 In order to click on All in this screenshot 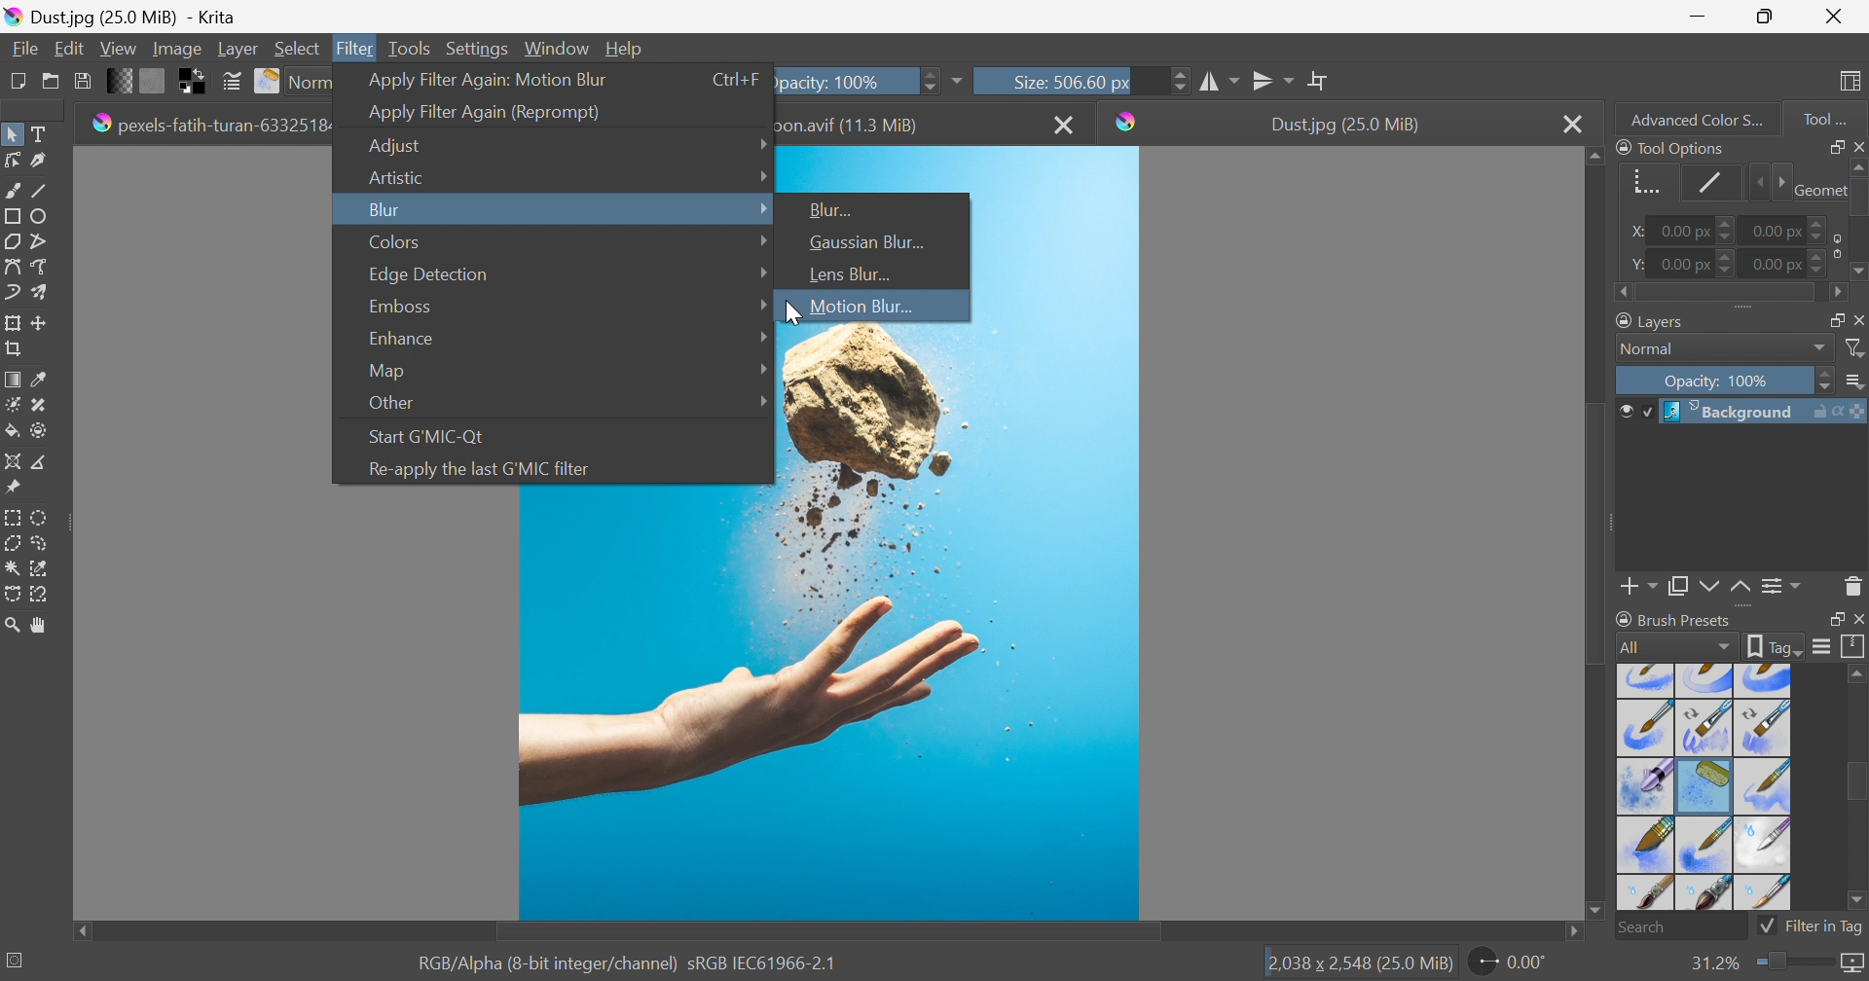, I will do `click(1675, 646)`.